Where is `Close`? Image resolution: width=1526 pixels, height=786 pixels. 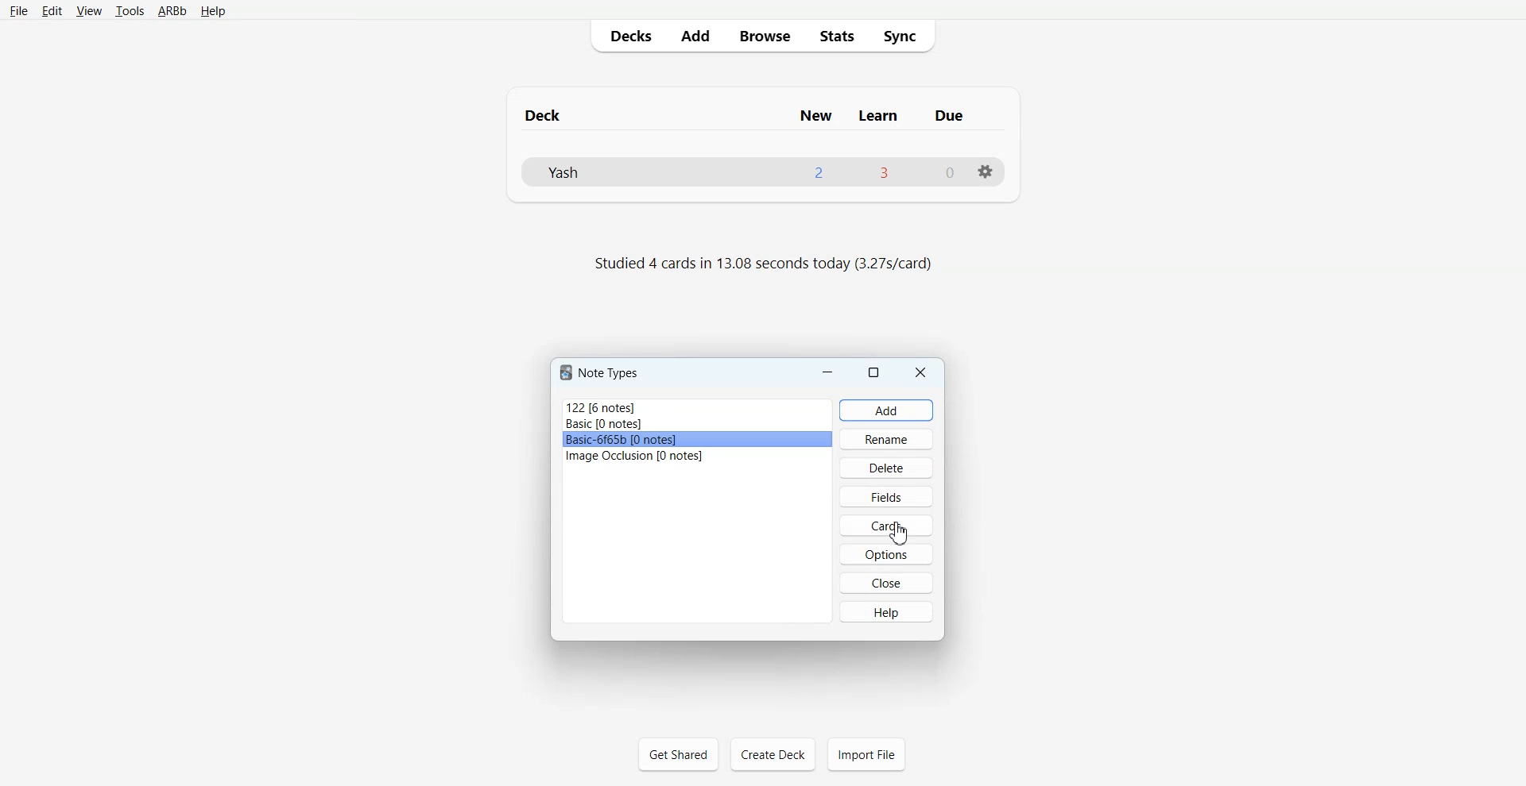
Close is located at coordinates (920, 372).